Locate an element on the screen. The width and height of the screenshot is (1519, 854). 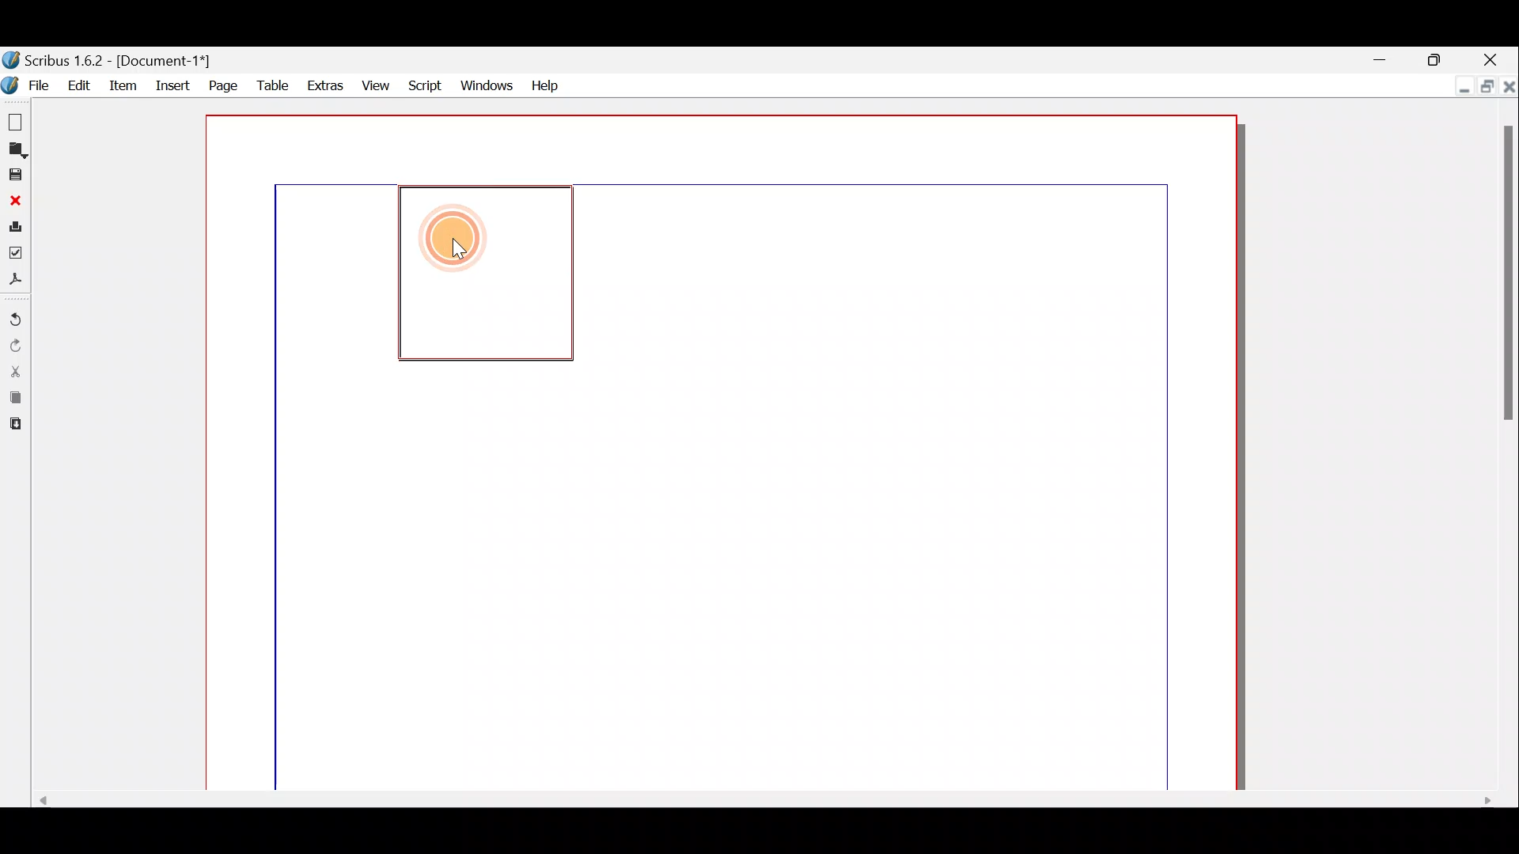
Copy is located at coordinates (13, 399).